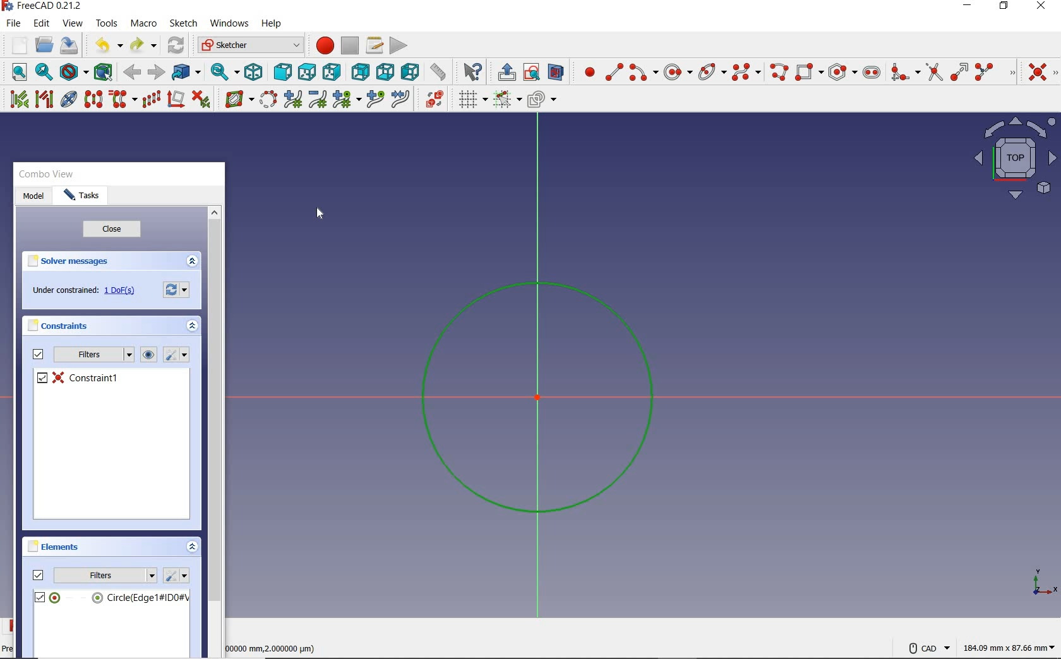  Describe the element at coordinates (176, 45) in the screenshot. I see `reload` at that location.